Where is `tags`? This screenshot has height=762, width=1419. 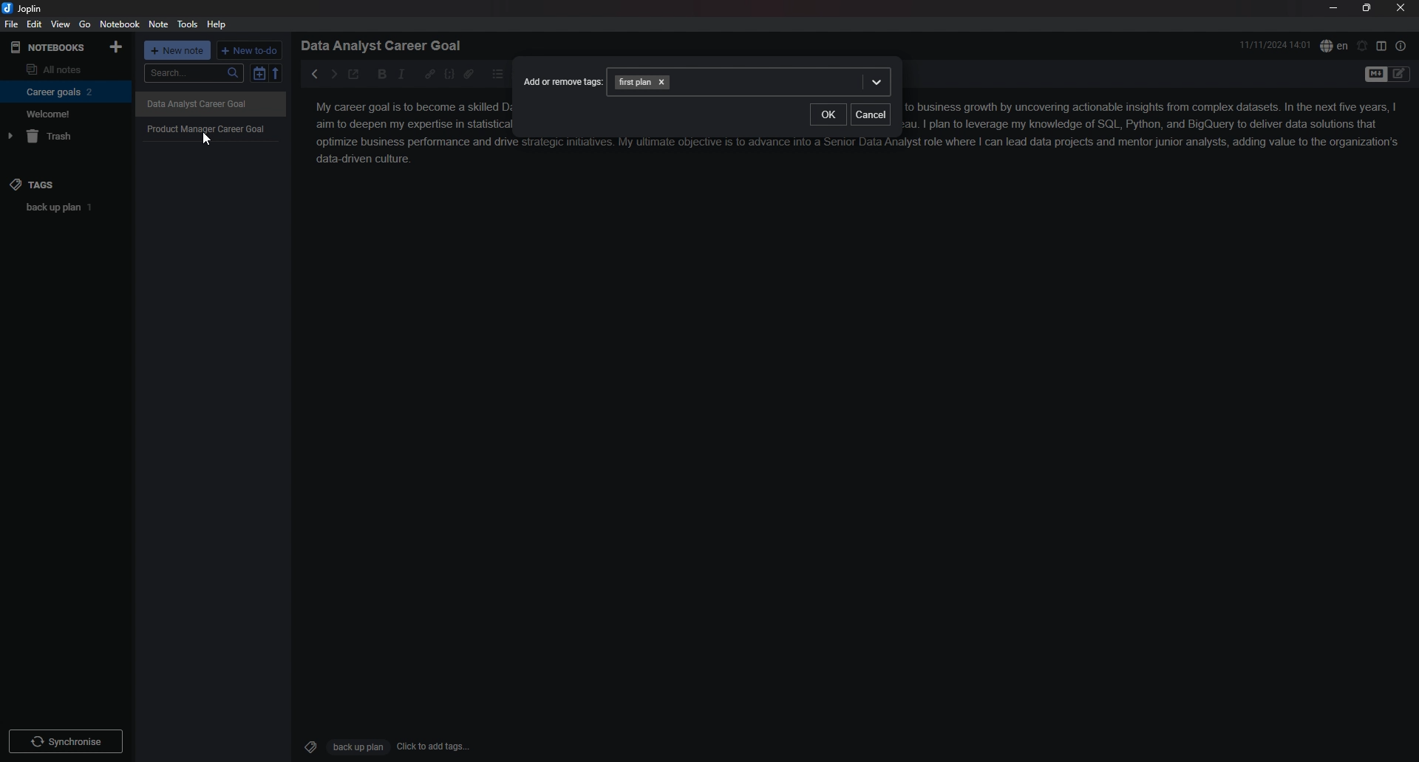 tags is located at coordinates (65, 185).